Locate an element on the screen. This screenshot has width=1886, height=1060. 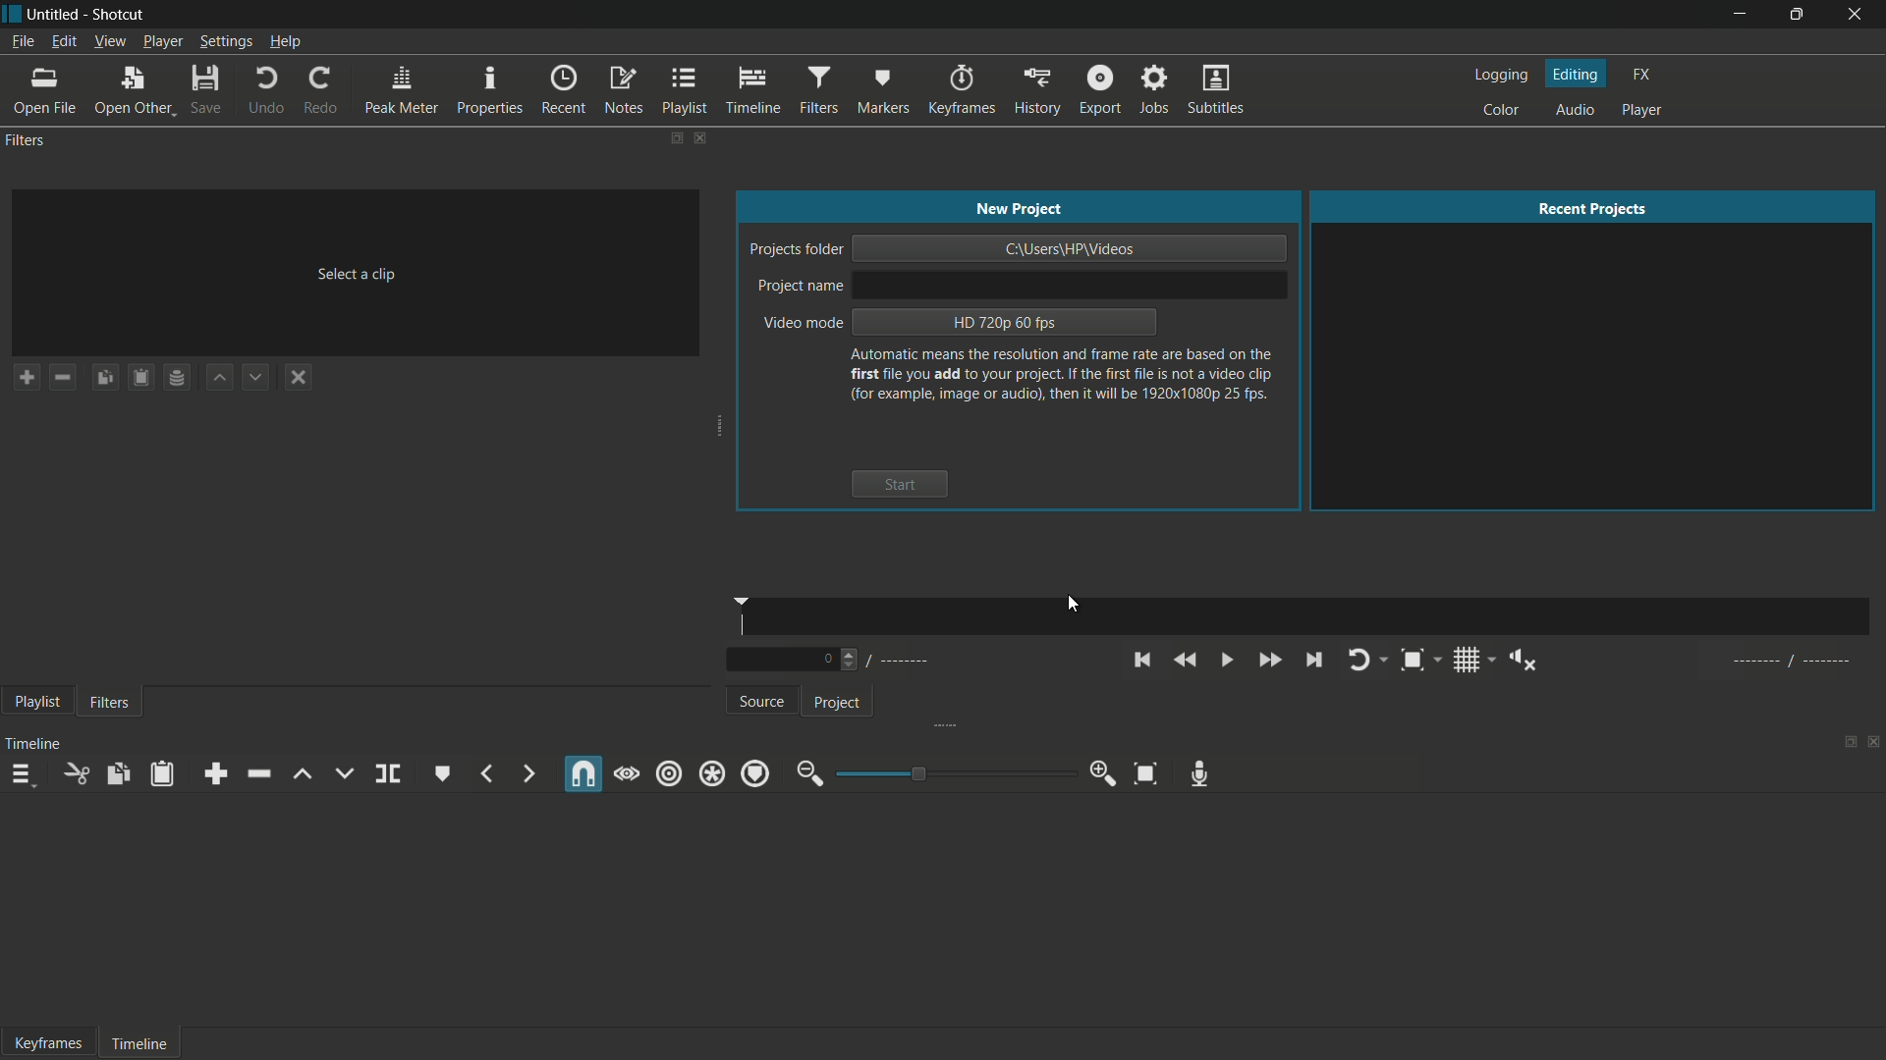
settings menu is located at coordinates (223, 42).